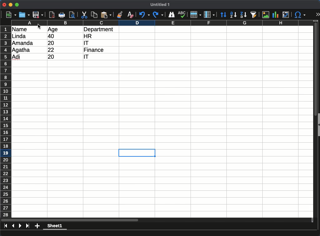  I want to click on columns, so click(209, 14).